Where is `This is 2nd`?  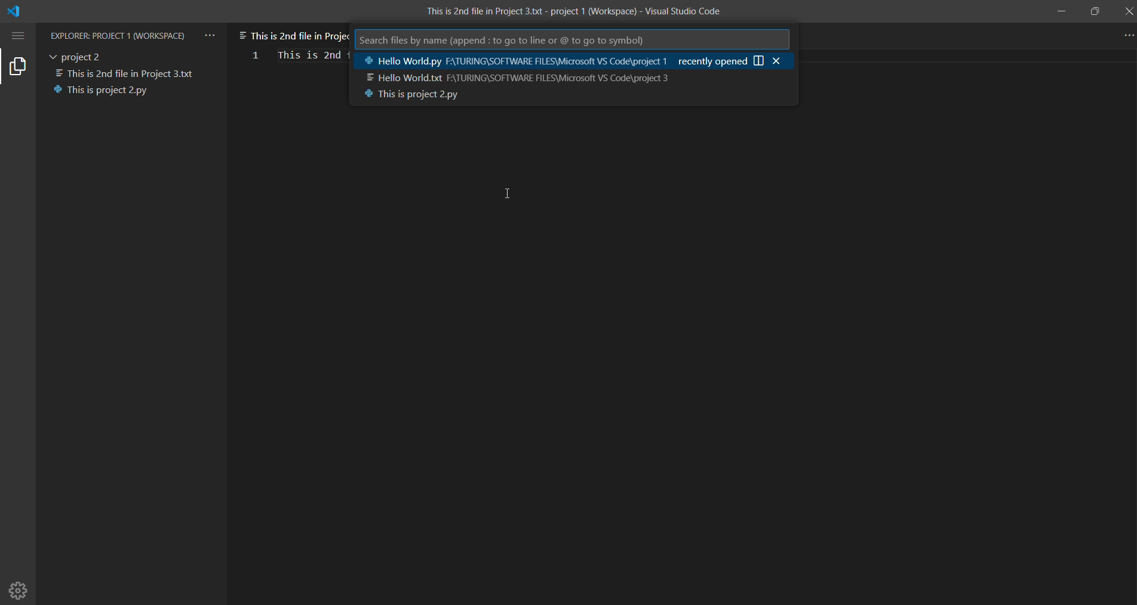 This is 2nd is located at coordinates (309, 54).